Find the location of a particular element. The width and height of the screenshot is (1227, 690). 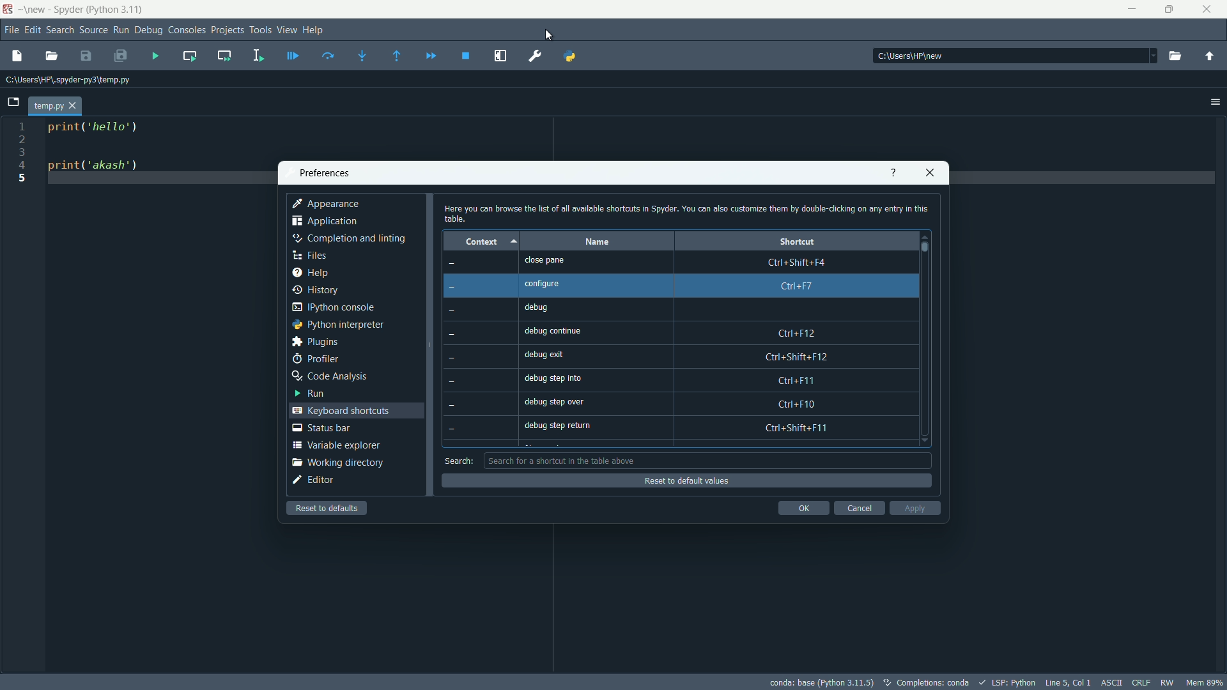

app name is located at coordinates (82, 11).